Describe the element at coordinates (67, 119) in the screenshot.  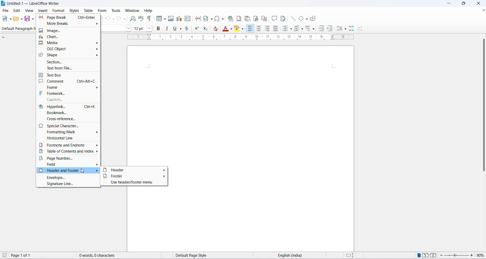
I see `cross-reference` at that location.